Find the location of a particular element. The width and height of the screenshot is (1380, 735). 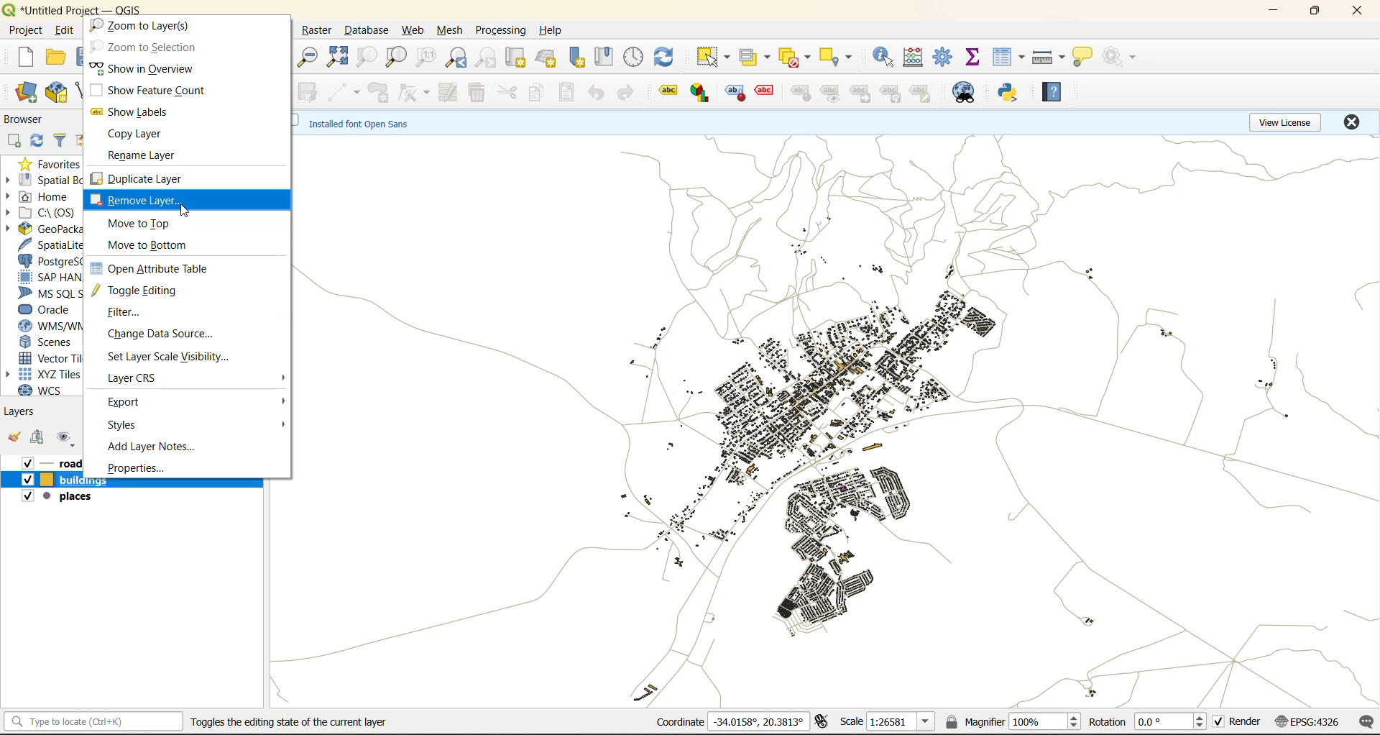

copy is located at coordinates (538, 95).